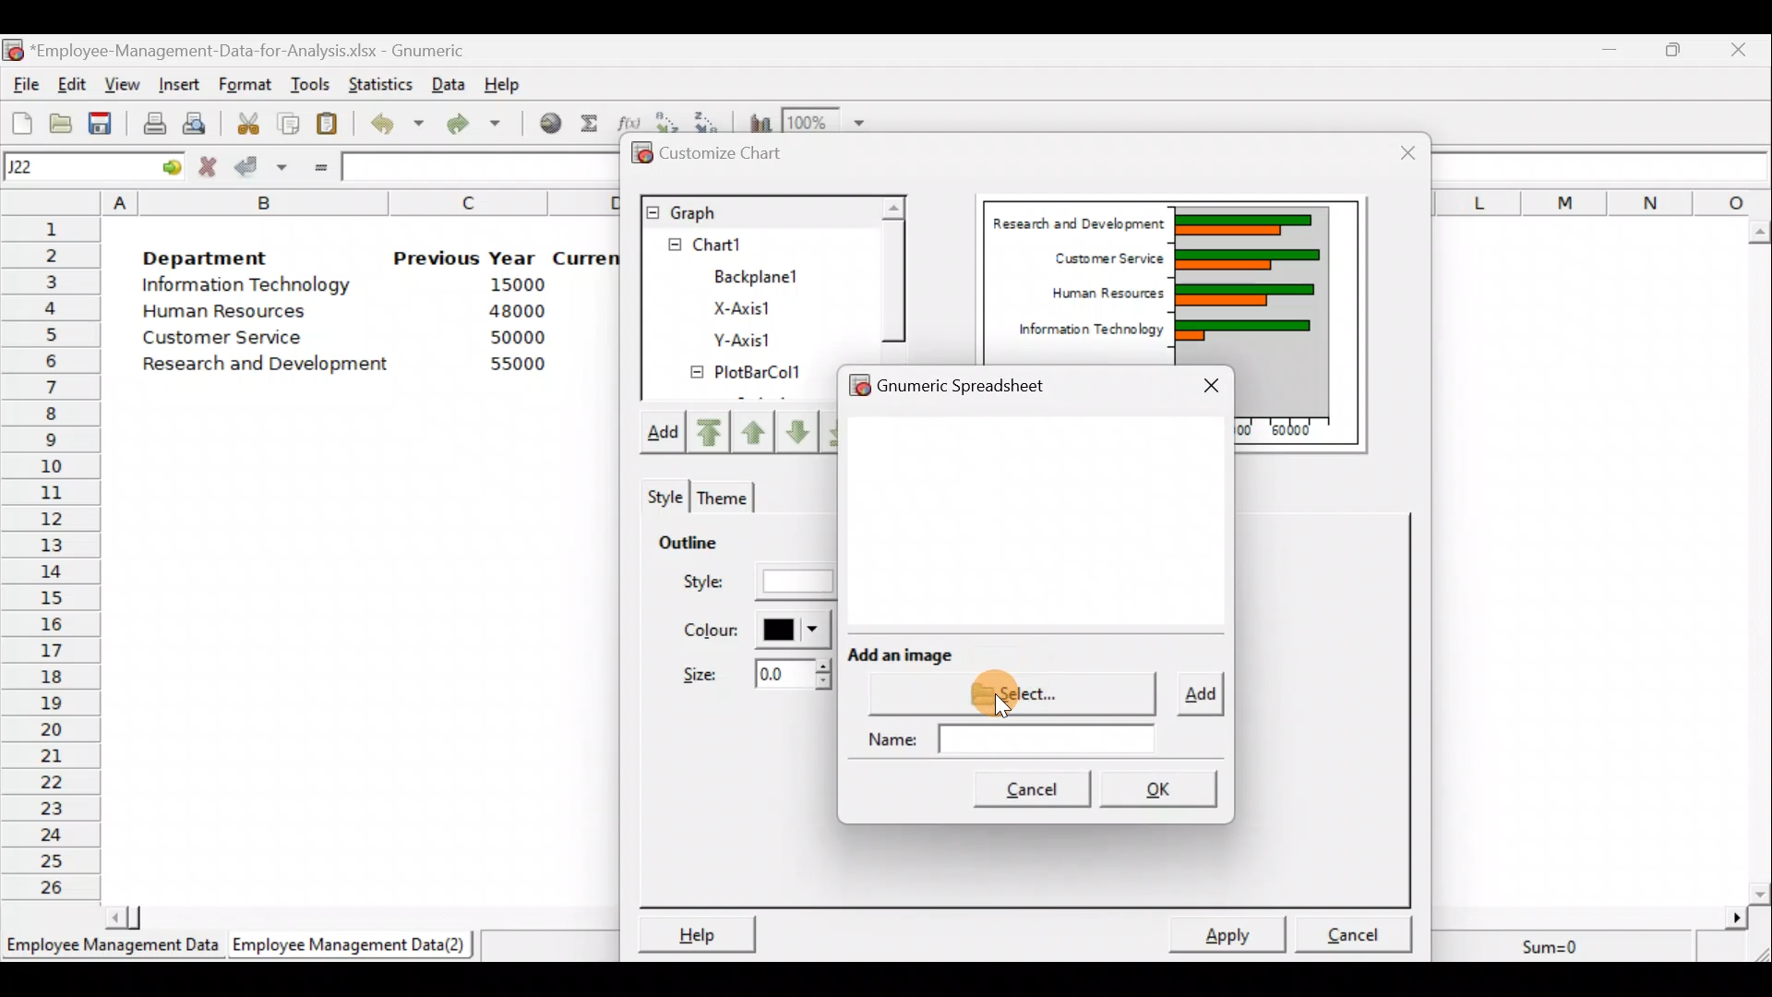 This screenshot has height=997, width=1772. Describe the element at coordinates (267, 51) in the screenshot. I see `‘Employee-Management-Data-for-Analysis.xlsx - Gnumeric` at that location.